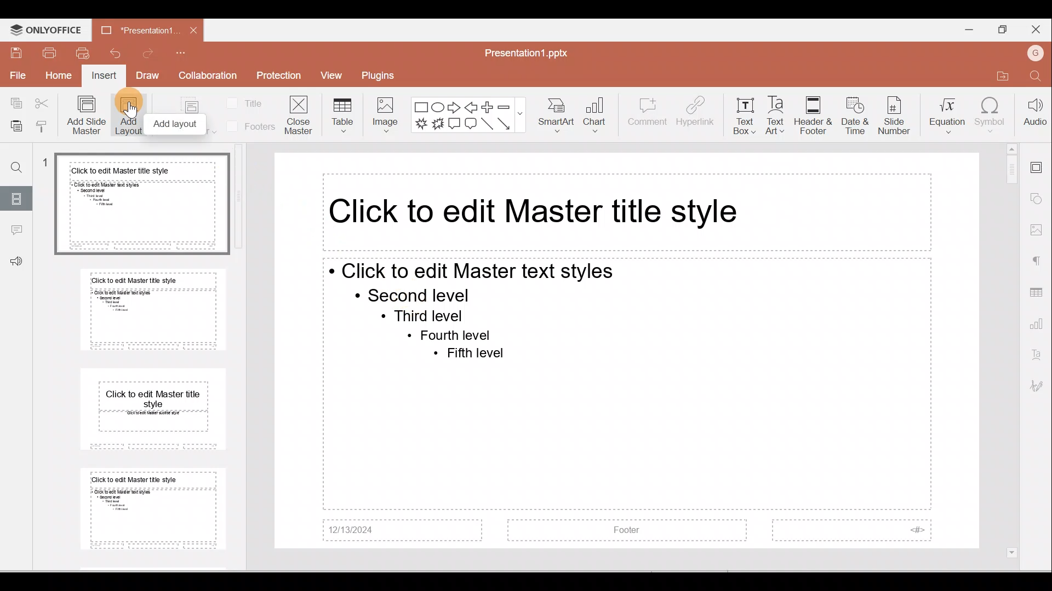 The image size is (1052, 591). I want to click on Close, so click(194, 28).